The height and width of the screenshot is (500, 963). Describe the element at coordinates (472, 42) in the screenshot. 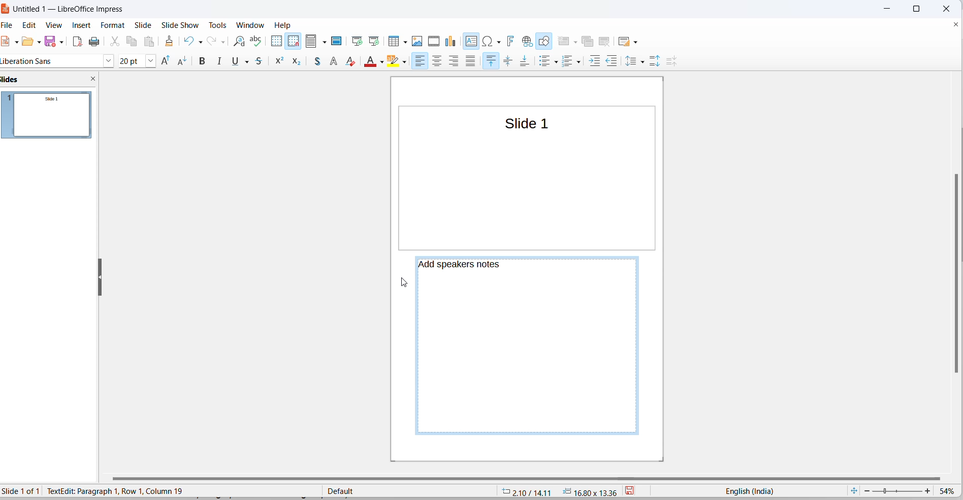

I see `insert text` at that location.